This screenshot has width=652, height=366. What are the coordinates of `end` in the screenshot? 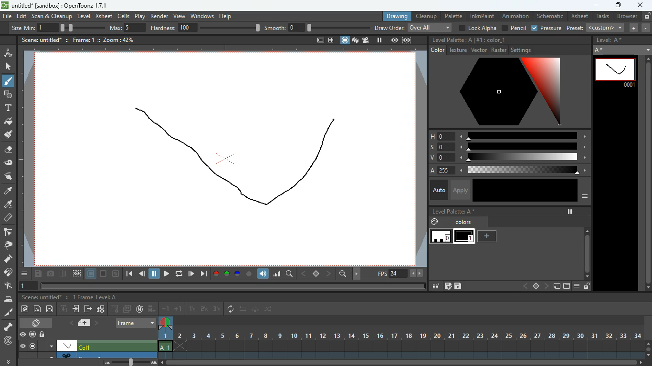 It's located at (203, 274).